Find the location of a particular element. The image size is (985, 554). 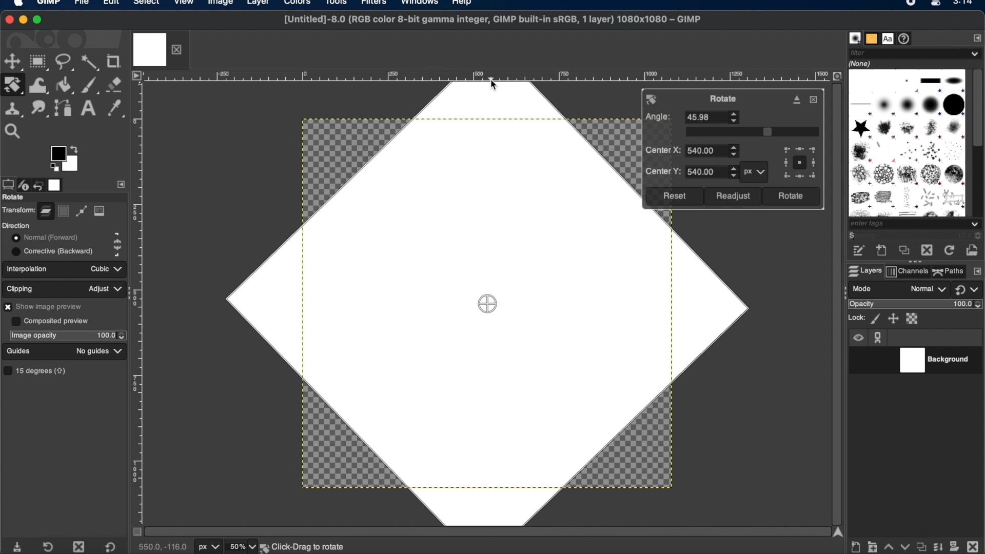

document history is located at coordinates (907, 38).